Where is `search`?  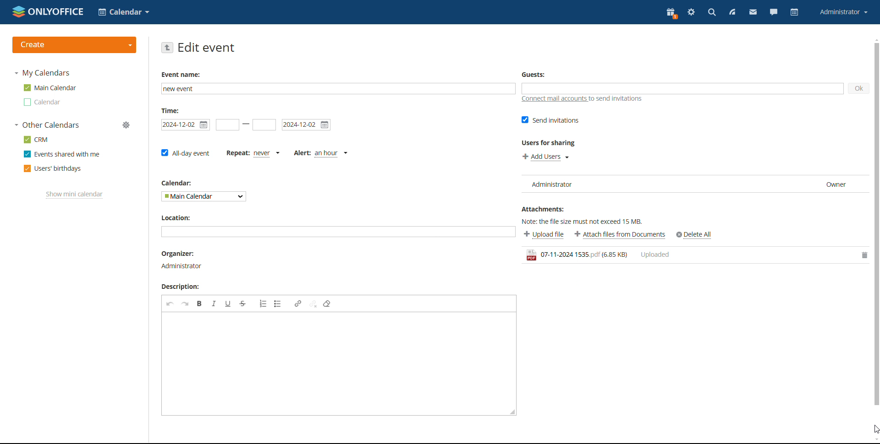 search is located at coordinates (712, 13).